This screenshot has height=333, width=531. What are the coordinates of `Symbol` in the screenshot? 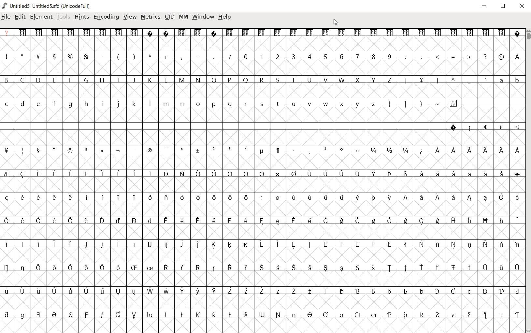 It's located at (373, 197).